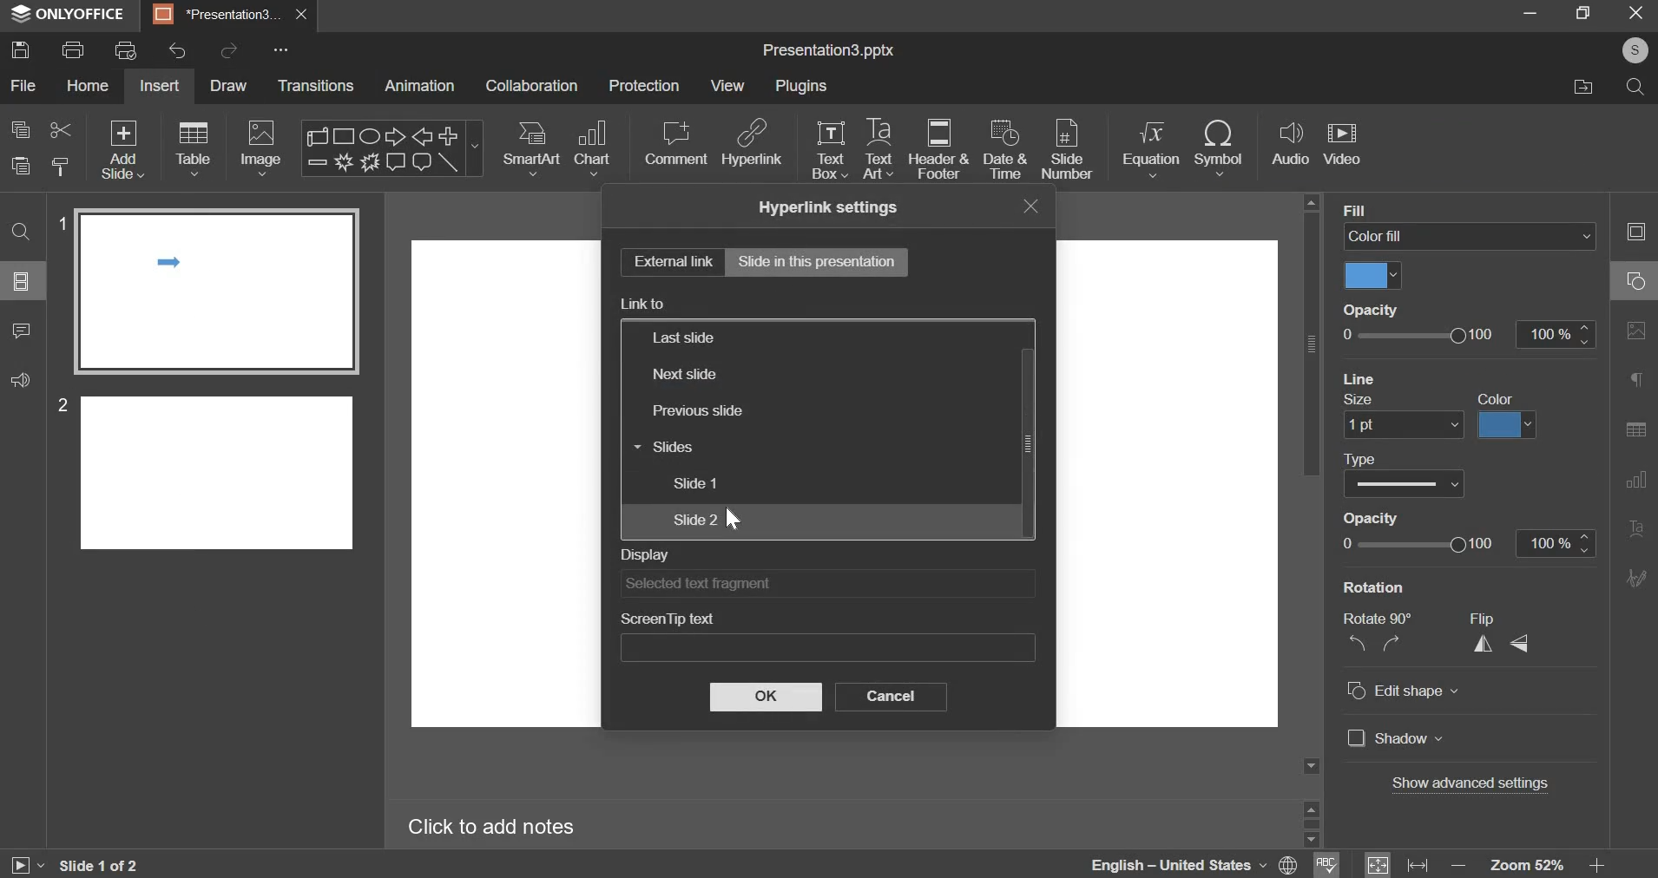  I want to click on Presentation3, so click(214, 17).